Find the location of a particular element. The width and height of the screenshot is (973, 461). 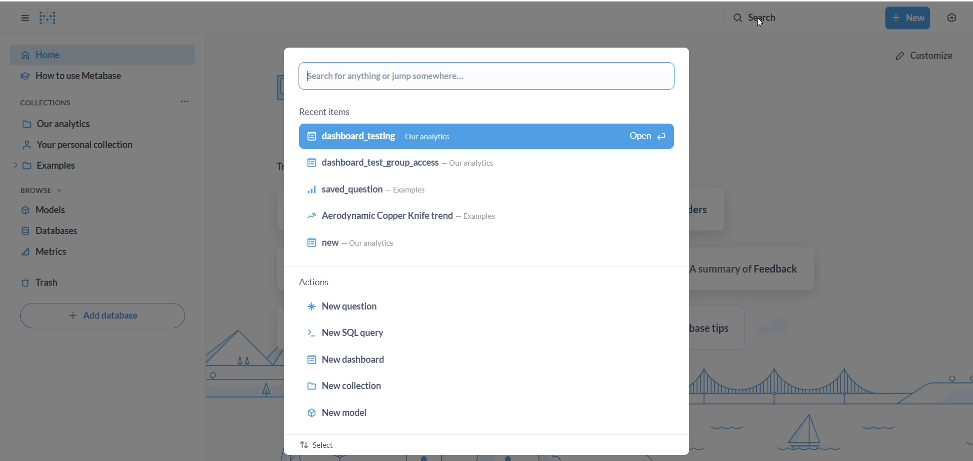

add database is located at coordinates (103, 317).